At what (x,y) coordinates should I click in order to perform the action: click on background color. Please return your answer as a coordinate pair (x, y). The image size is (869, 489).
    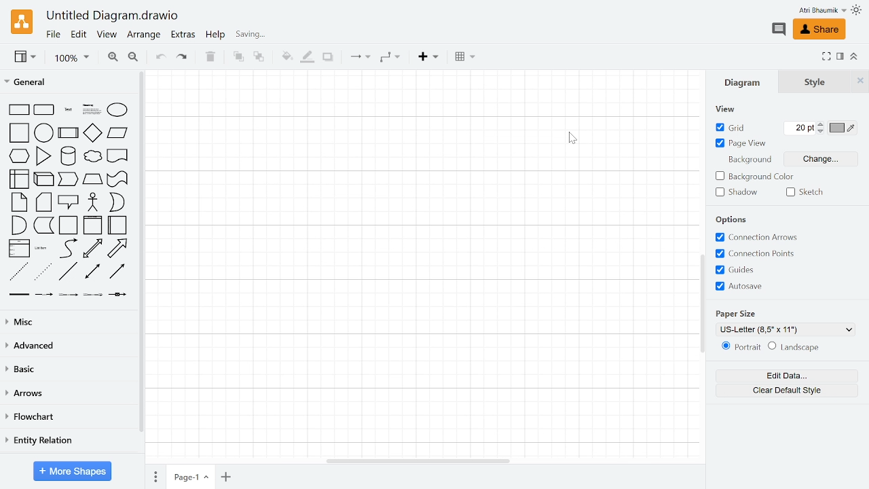
    Looking at the image, I should click on (756, 177).